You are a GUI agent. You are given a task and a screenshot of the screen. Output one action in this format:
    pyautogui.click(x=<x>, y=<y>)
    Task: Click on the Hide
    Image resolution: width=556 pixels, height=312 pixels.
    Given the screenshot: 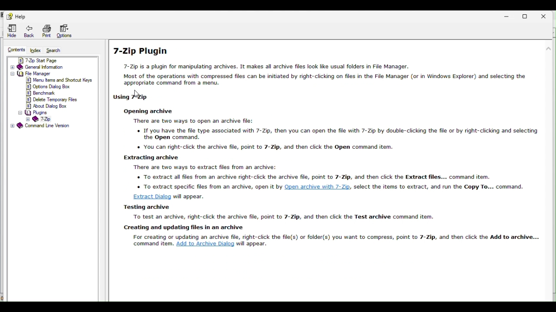 What is the action you would take?
    pyautogui.click(x=10, y=32)
    